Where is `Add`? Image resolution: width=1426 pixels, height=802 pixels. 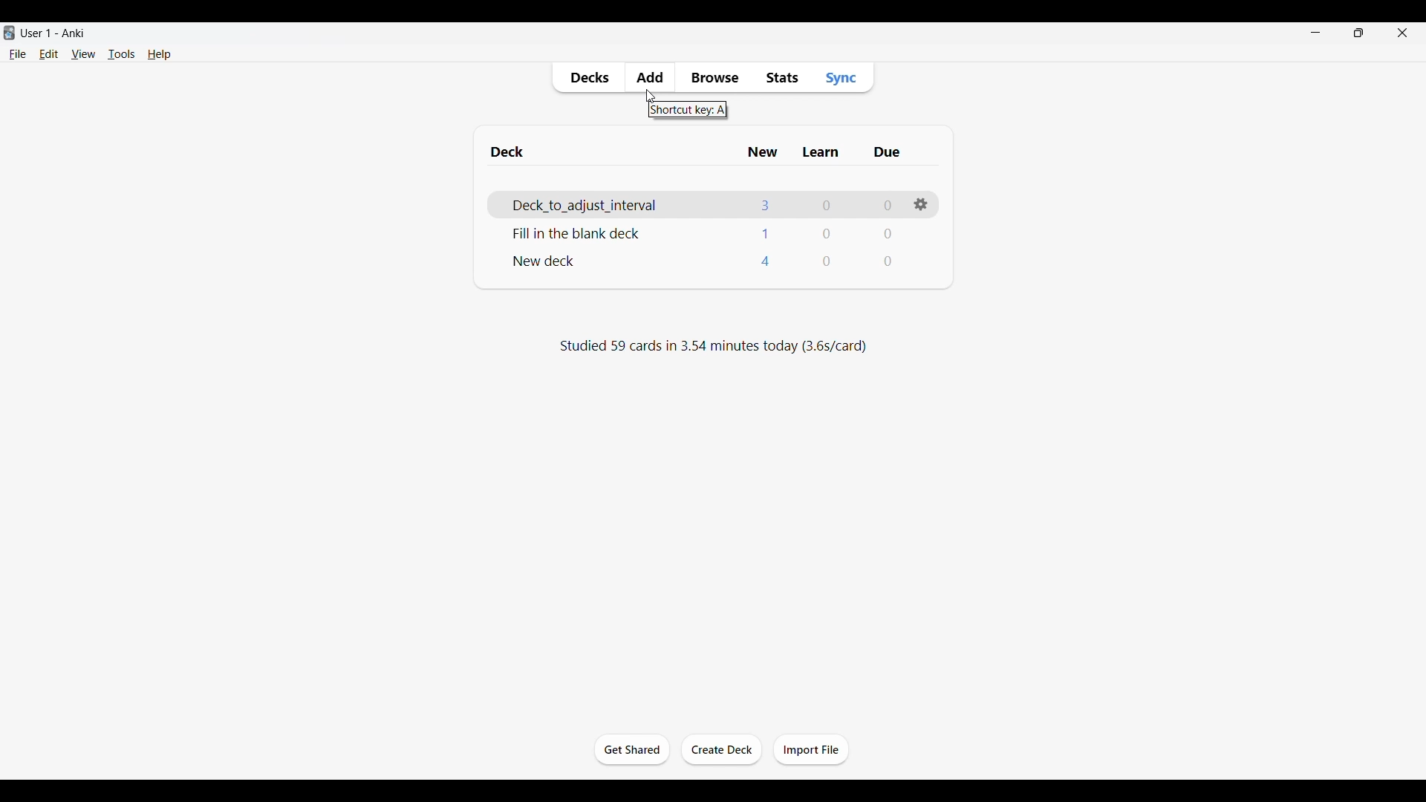
Add is located at coordinates (649, 76).